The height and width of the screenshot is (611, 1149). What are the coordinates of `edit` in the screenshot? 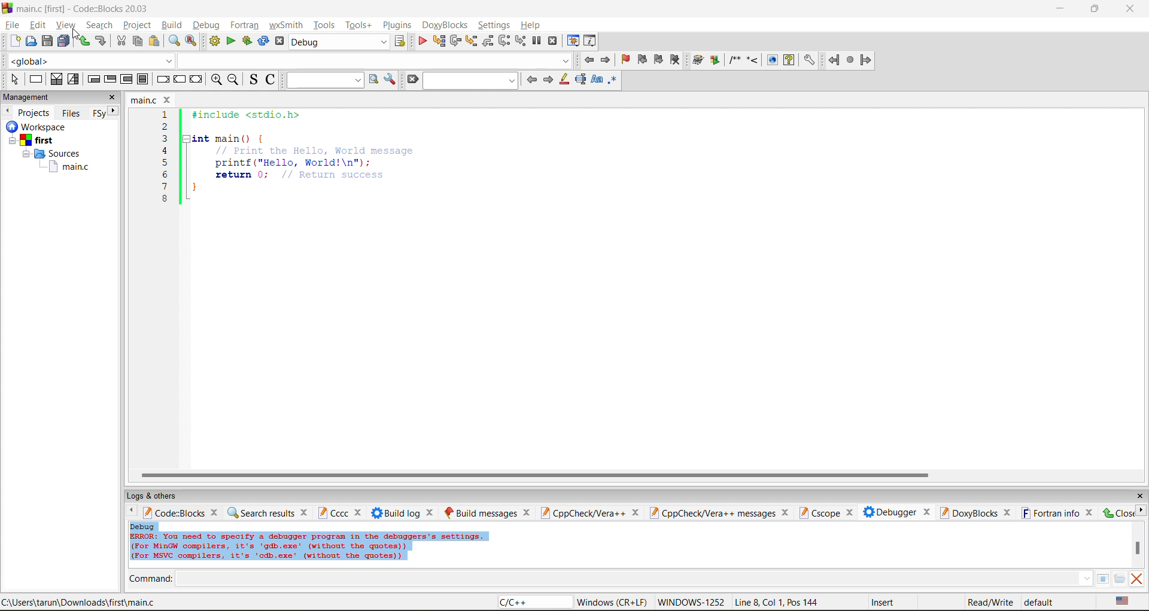 It's located at (38, 24).